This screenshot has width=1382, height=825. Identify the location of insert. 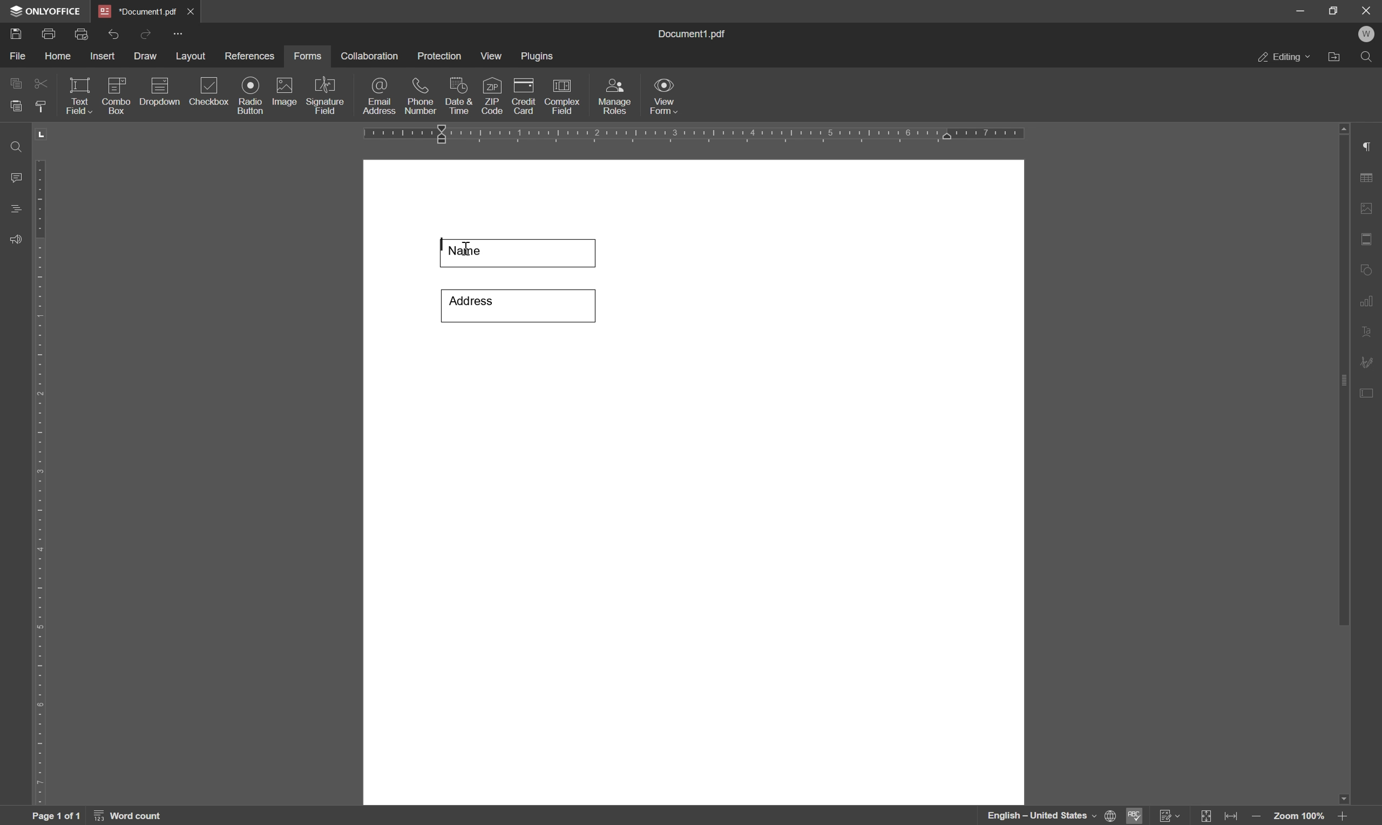
(102, 57).